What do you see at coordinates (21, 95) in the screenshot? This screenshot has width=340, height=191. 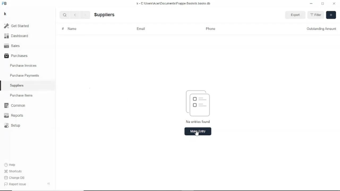 I see `Purchase items` at bounding box center [21, 95].